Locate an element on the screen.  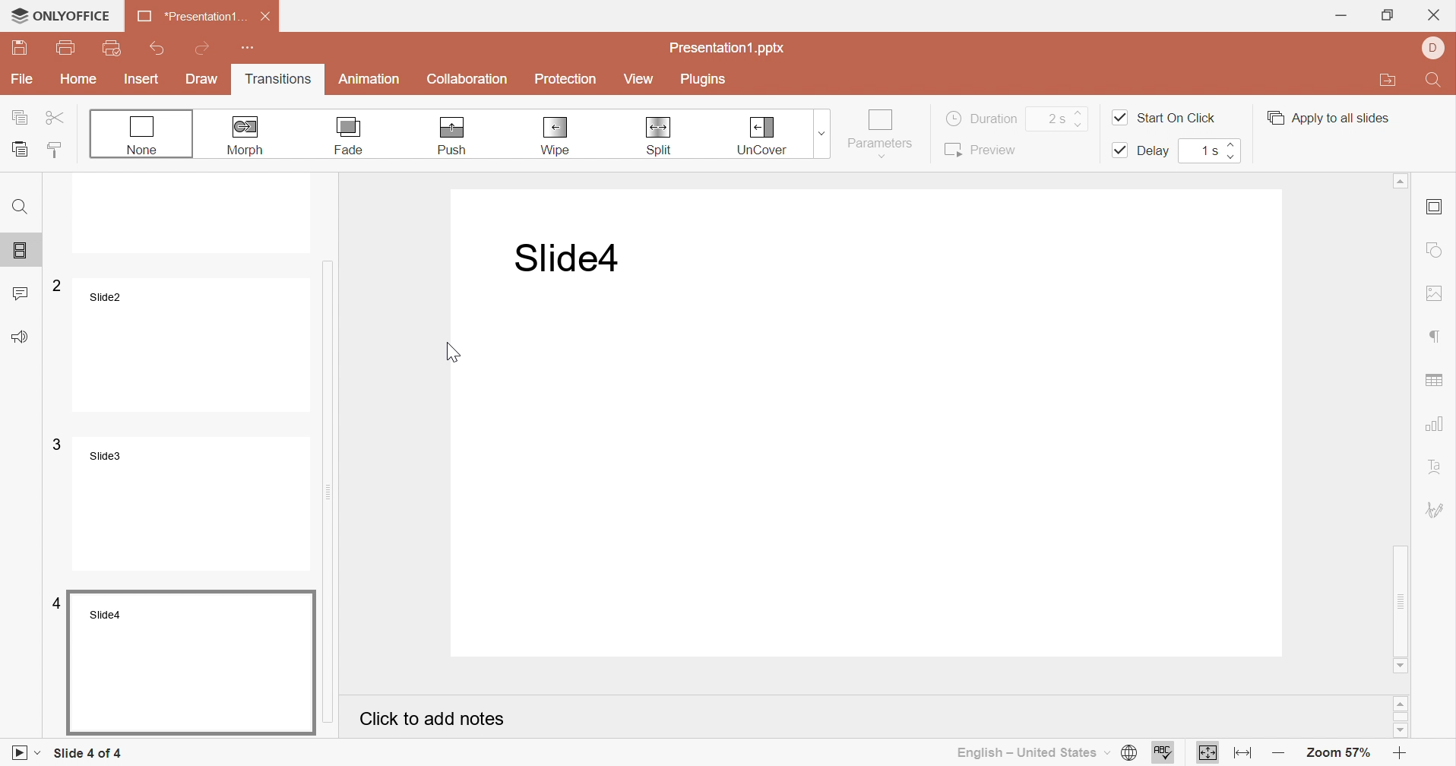
Scroll down is located at coordinates (1402, 733).